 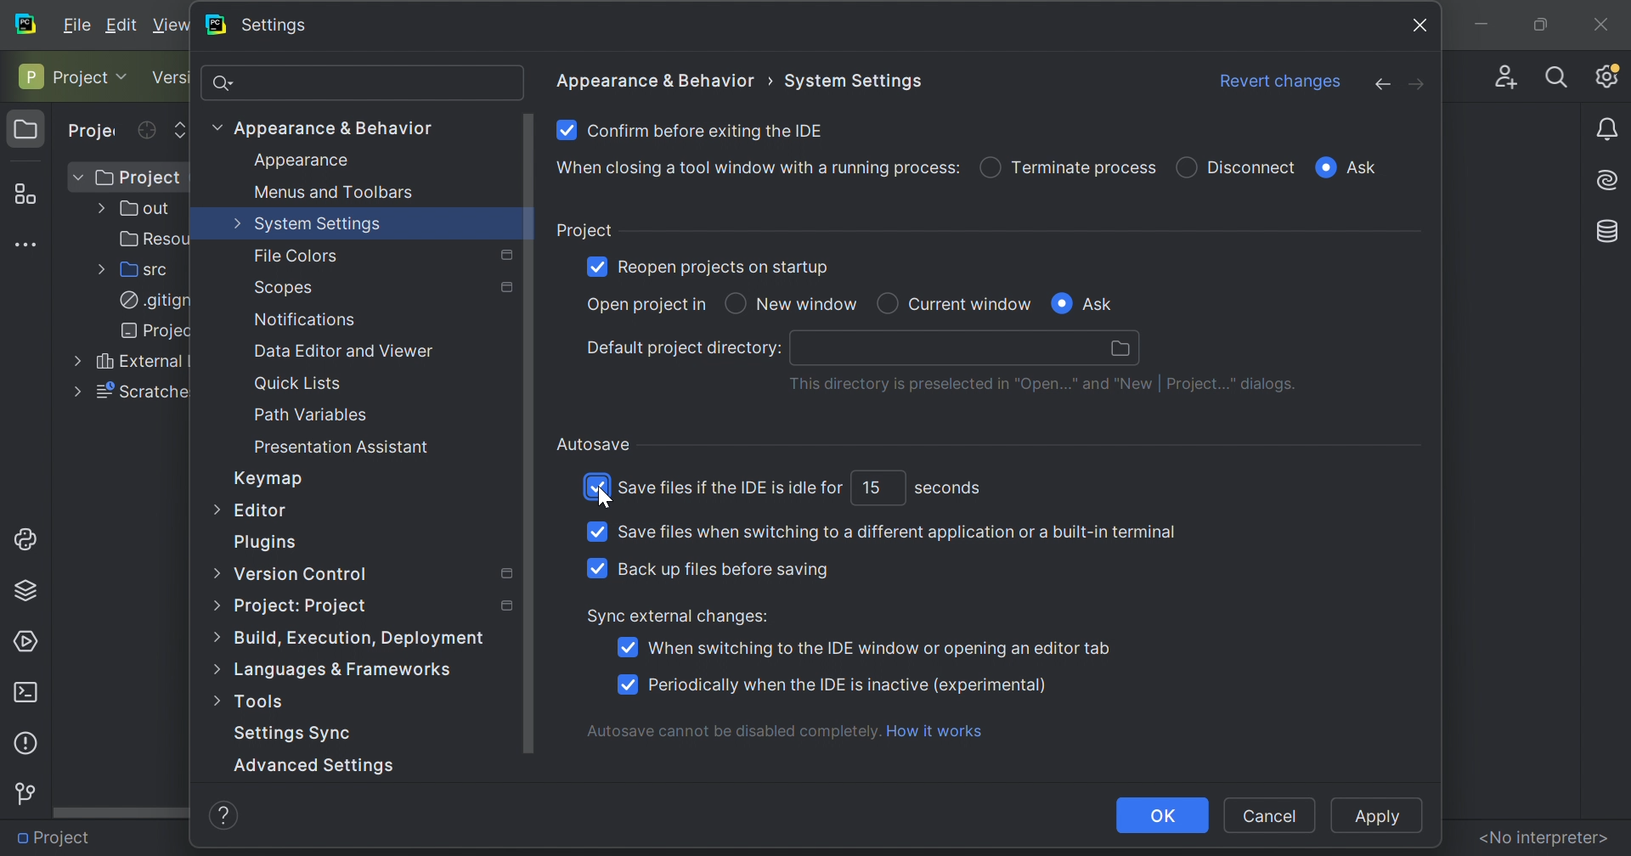 I want to click on Scopes, so click(x=286, y=288).